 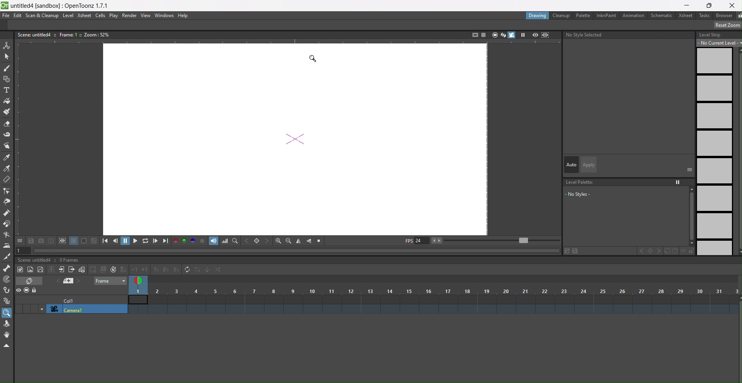 I want to click on green , so click(x=185, y=242).